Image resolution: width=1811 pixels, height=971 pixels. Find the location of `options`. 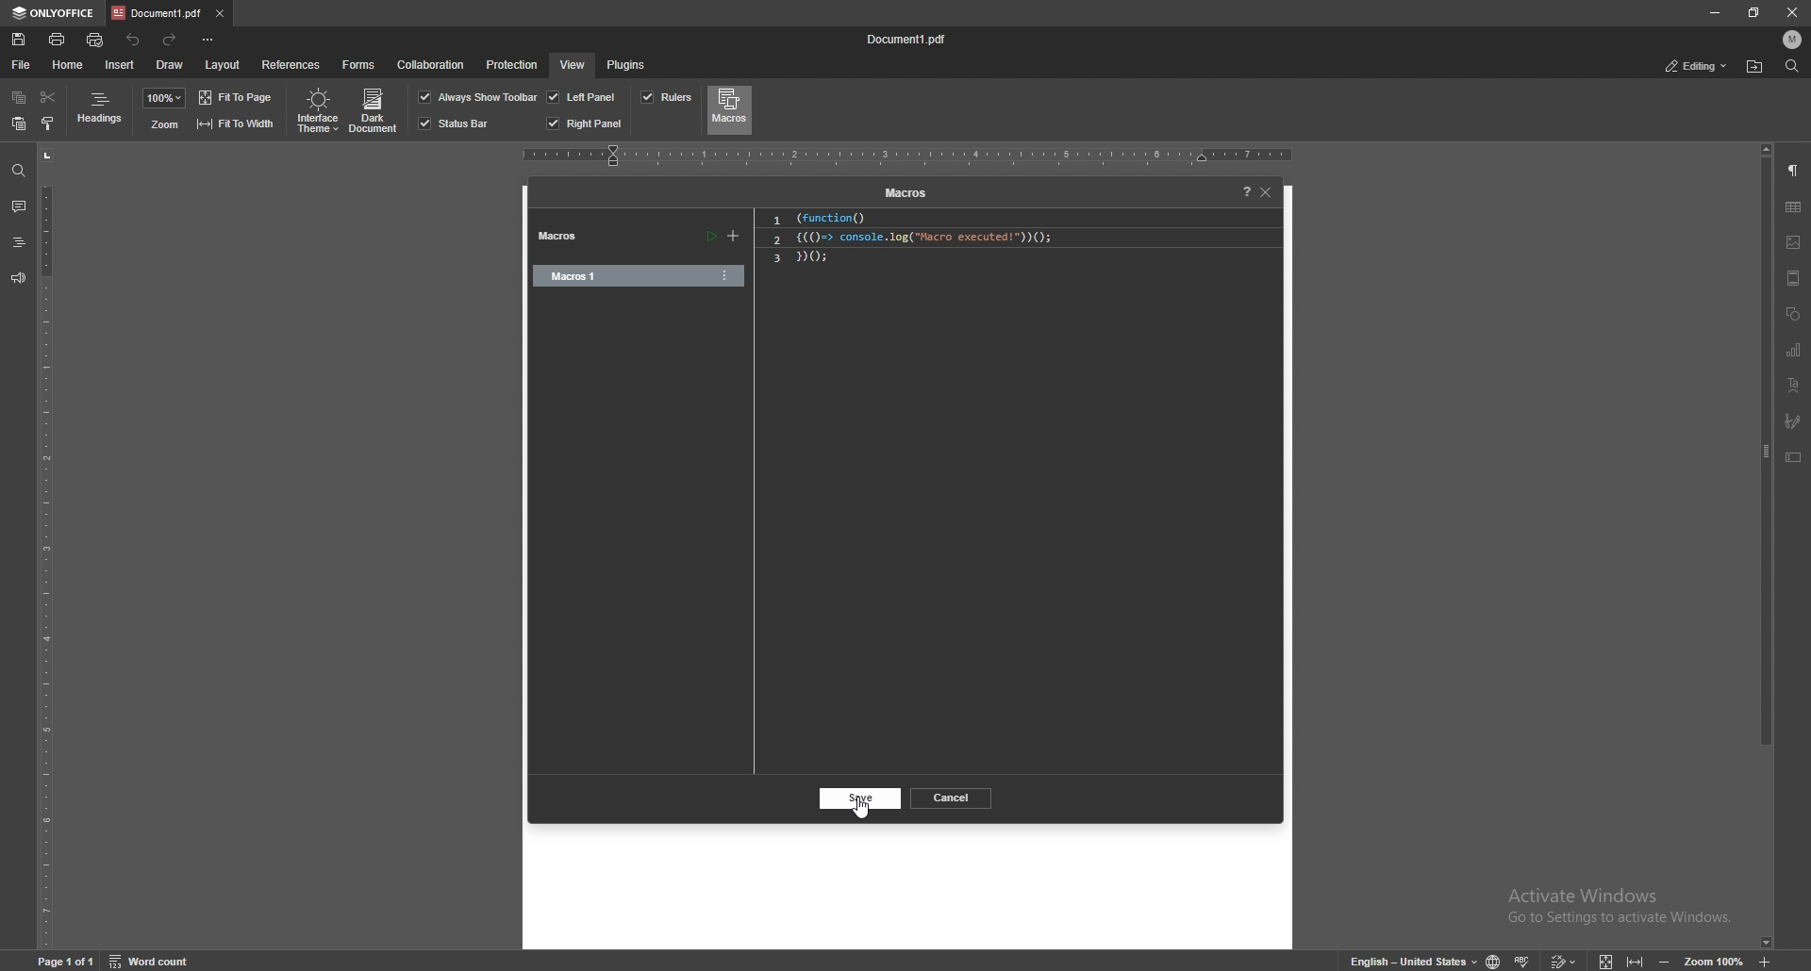

options is located at coordinates (725, 275).